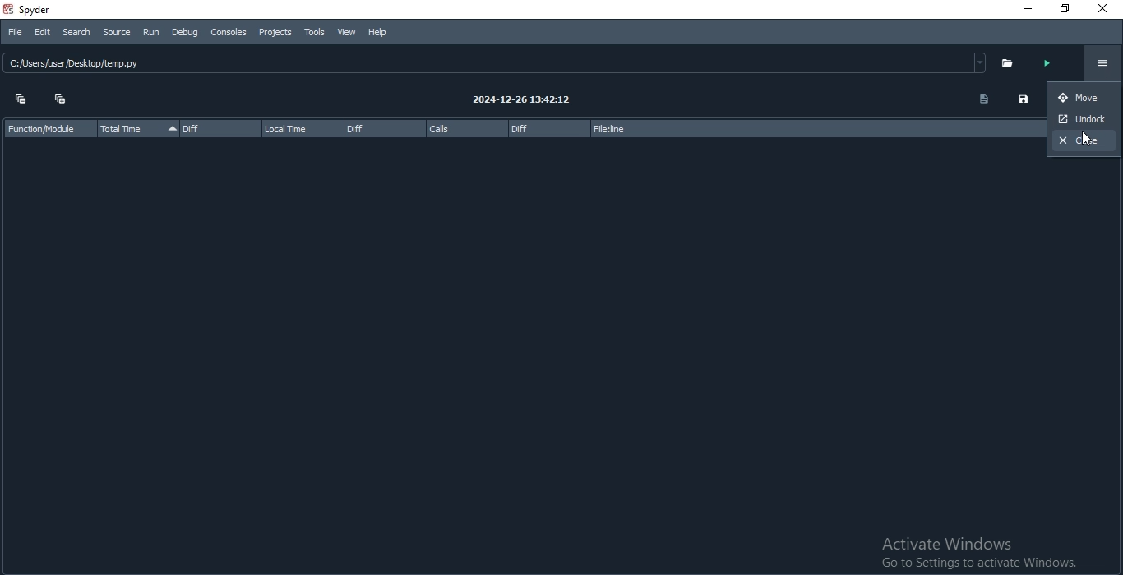 The image size is (1123, 575). I want to click on collapse, so click(20, 100).